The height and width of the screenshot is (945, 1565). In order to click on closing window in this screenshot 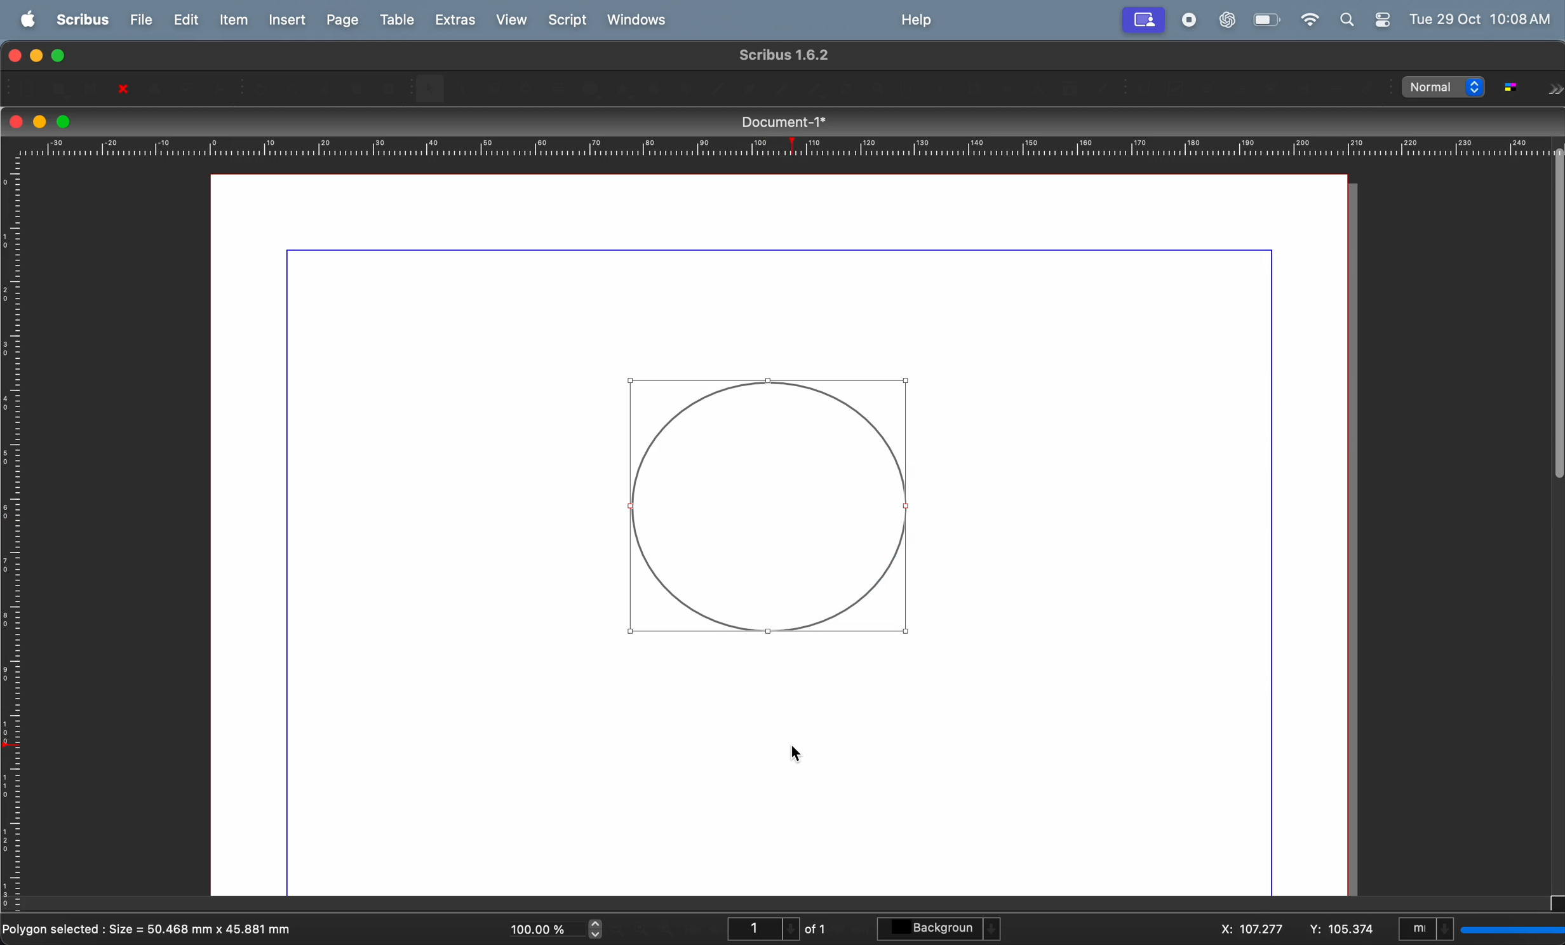, I will do `click(16, 121)`.